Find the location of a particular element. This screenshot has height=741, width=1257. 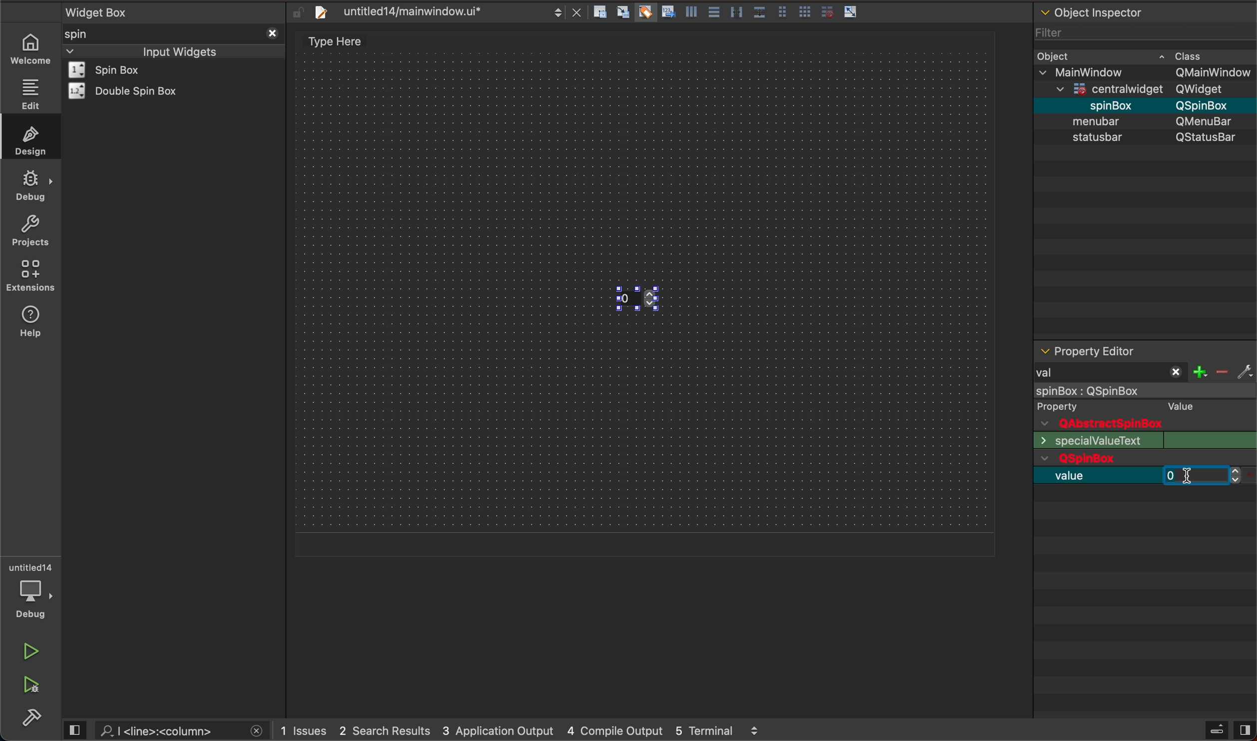

run is located at coordinates (29, 652).